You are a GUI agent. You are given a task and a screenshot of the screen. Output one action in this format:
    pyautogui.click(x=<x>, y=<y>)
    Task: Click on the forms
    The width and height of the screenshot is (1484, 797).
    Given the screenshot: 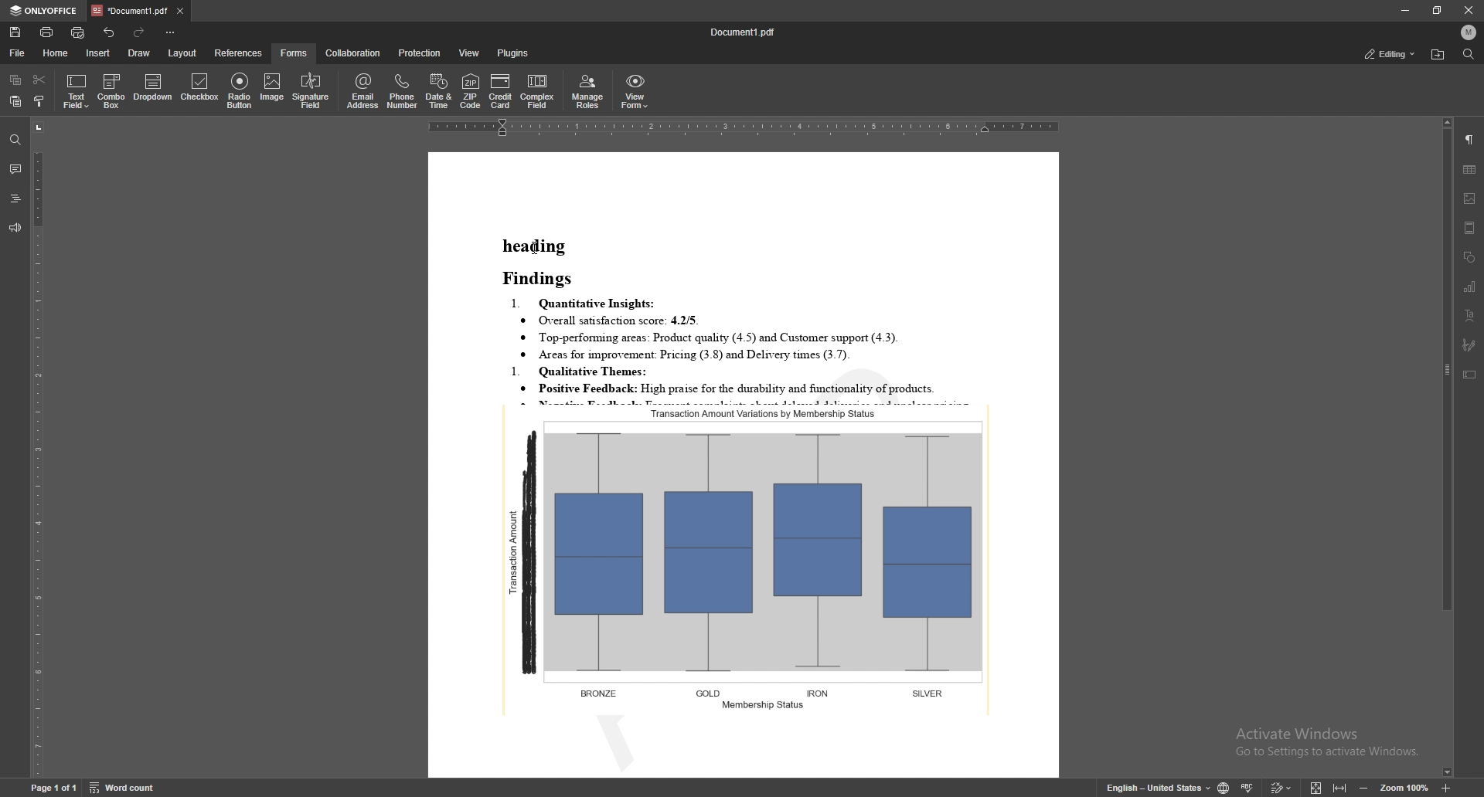 What is the action you would take?
    pyautogui.click(x=294, y=53)
    